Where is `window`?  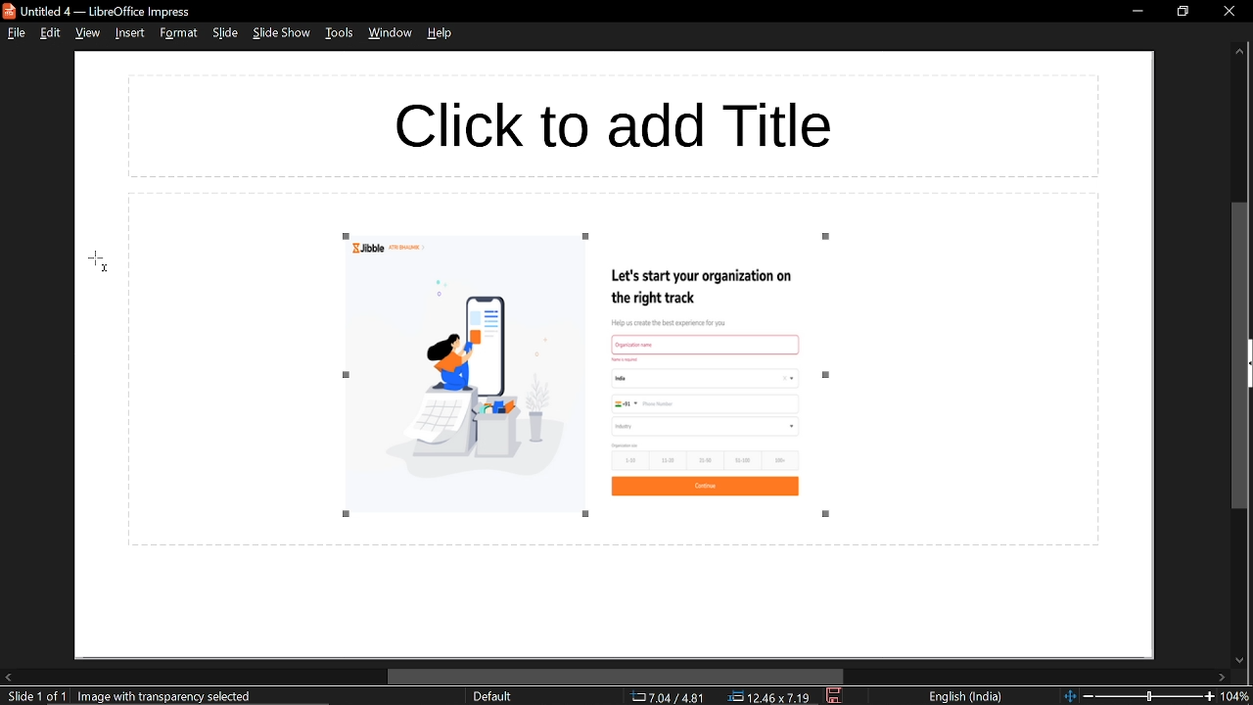 window is located at coordinates (389, 35).